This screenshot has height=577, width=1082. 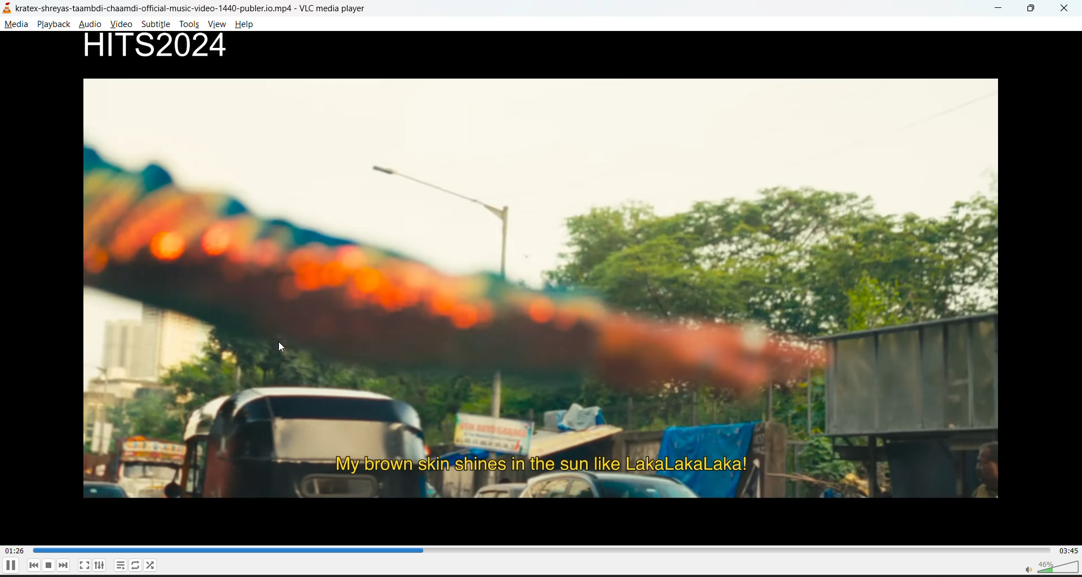 I want to click on cursor, so click(x=281, y=347).